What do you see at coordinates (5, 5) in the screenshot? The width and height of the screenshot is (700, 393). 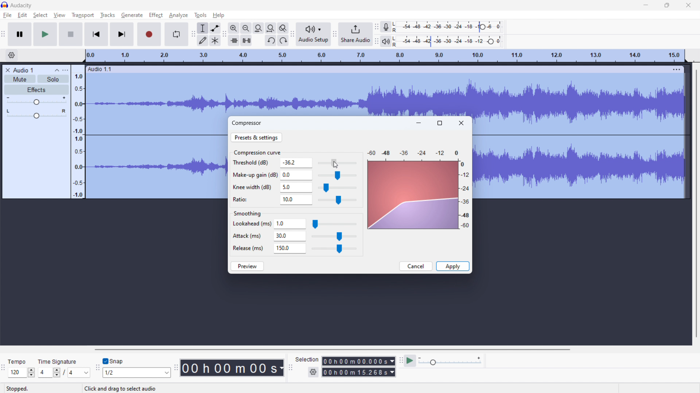 I see `Audacity logo` at bounding box center [5, 5].